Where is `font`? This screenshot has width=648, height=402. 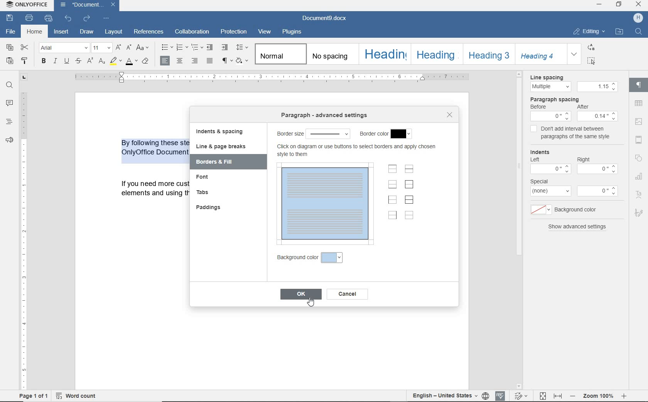 font is located at coordinates (207, 179).